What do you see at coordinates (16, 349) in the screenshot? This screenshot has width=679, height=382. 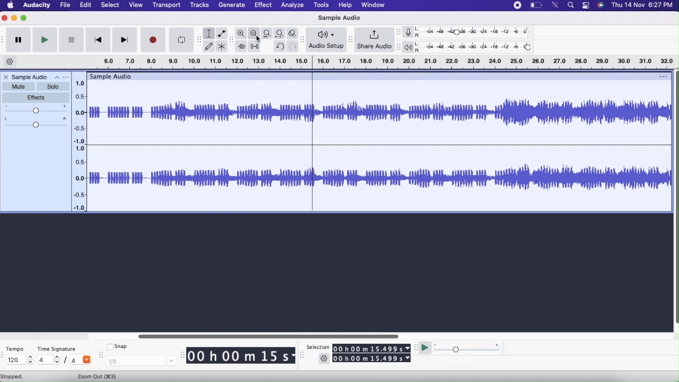 I see `Tempo` at bounding box center [16, 349].